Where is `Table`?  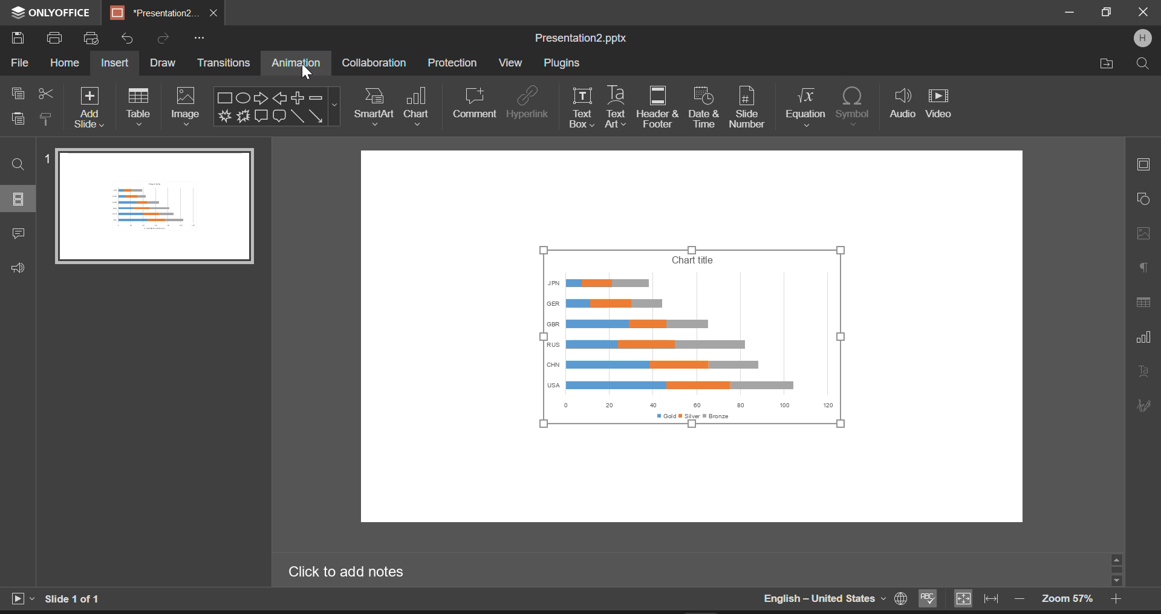
Table is located at coordinates (140, 106).